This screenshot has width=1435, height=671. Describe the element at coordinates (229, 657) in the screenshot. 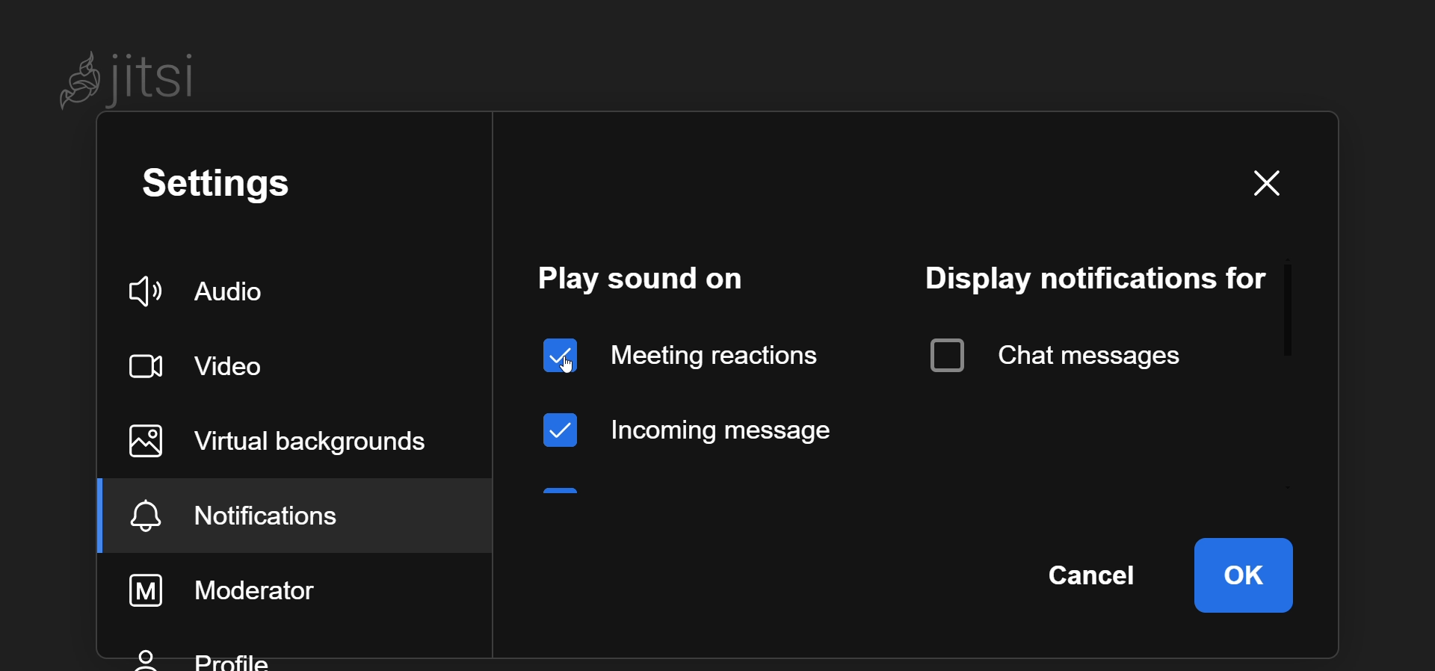

I see `profile` at that location.